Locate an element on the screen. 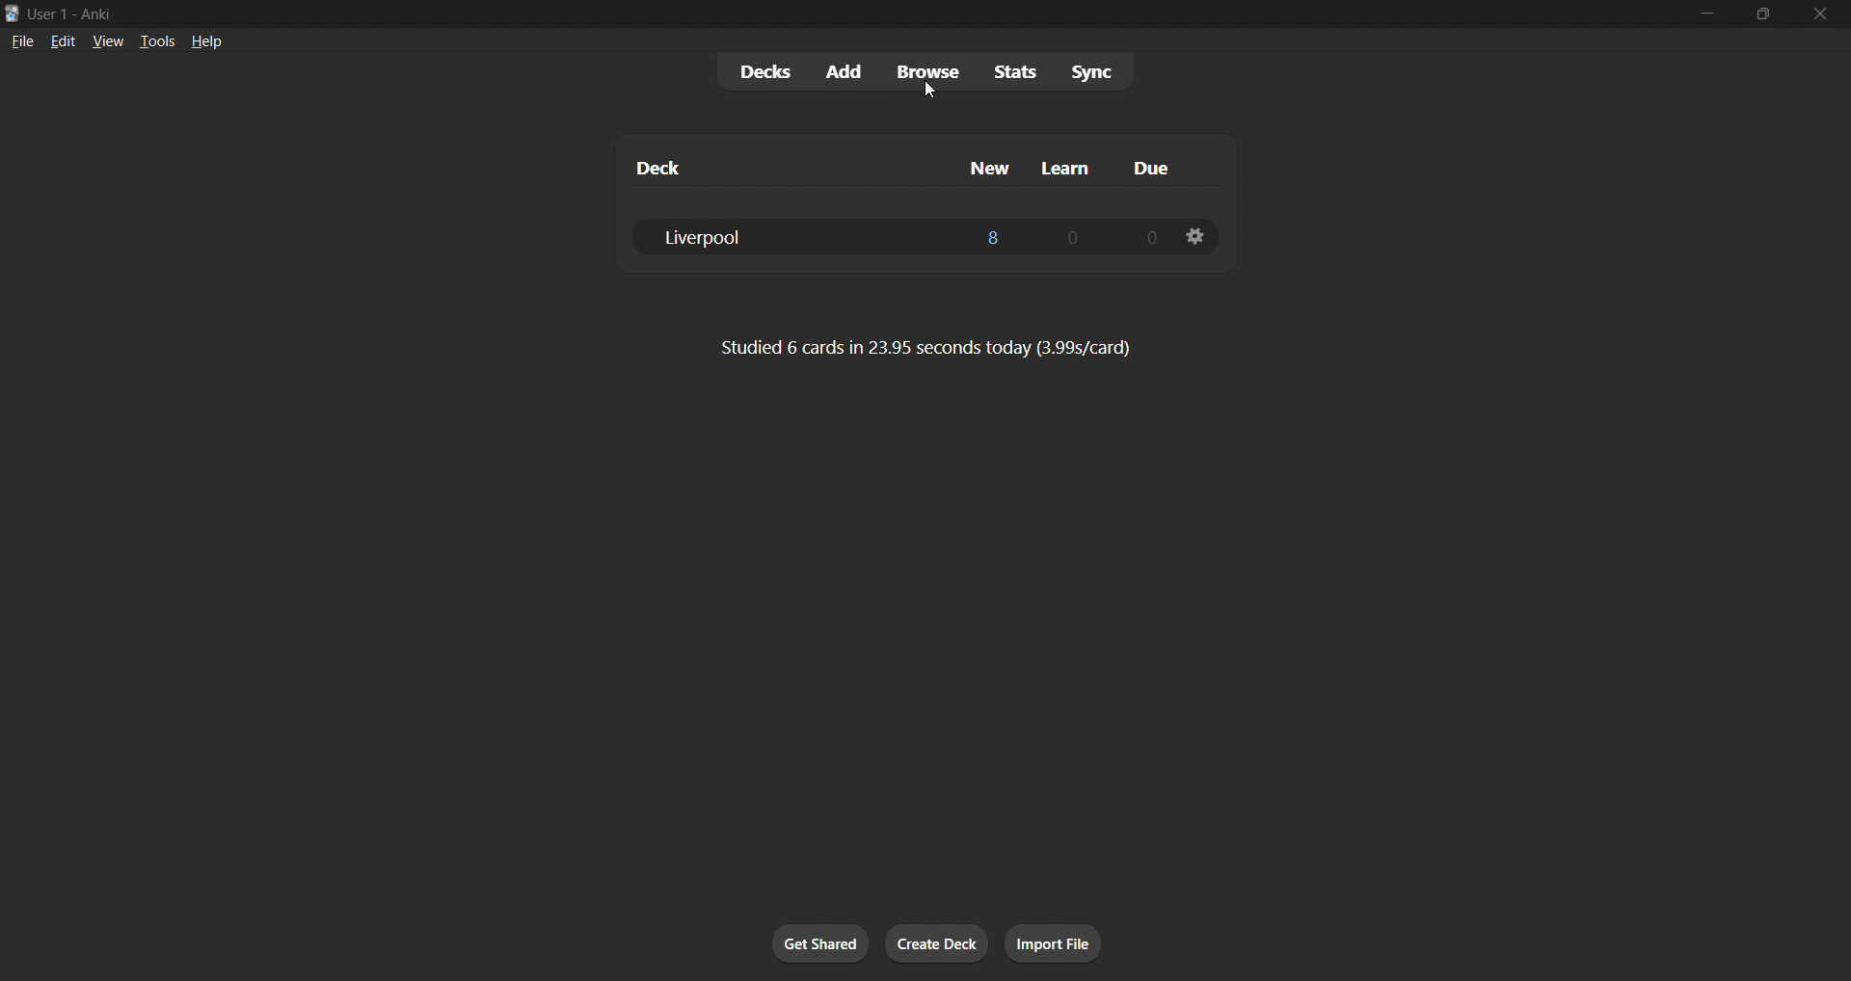 Image resolution: width=1851 pixels, height=981 pixels. stats is located at coordinates (1016, 71).